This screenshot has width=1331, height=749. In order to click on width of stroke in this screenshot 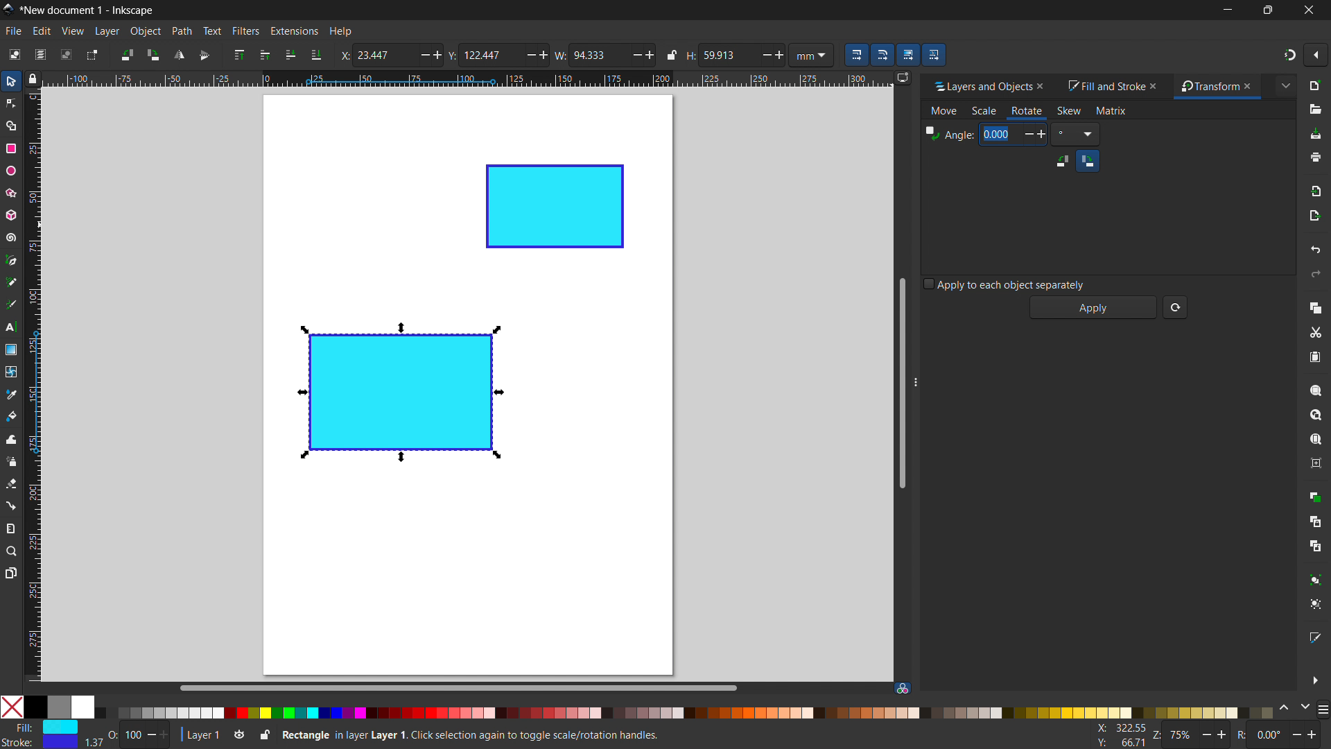, I will do `click(94, 743)`.